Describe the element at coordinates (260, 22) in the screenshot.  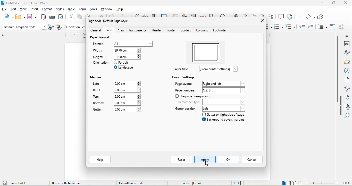
I see `close` at that location.